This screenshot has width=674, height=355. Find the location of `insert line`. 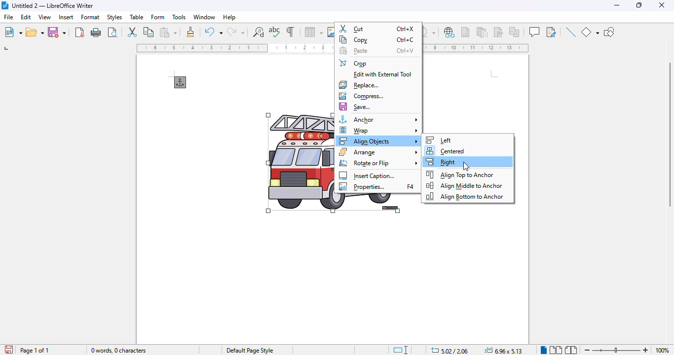

insert line is located at coordinates (570, 32).